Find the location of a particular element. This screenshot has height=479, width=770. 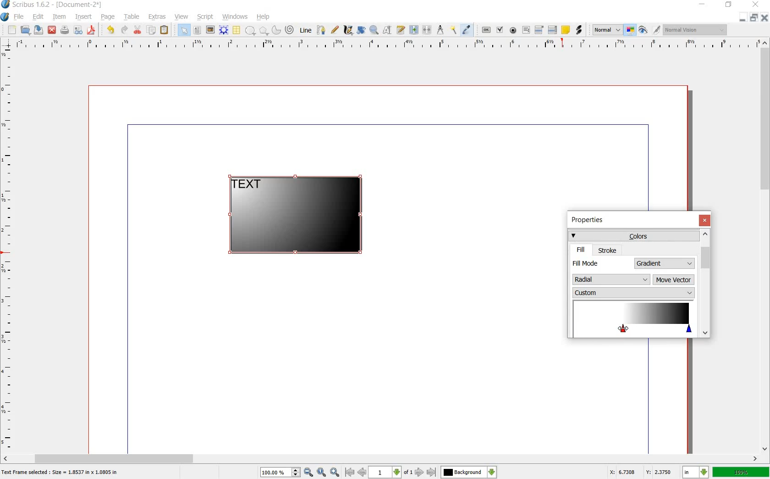

close is located at coordinates (757, 4).